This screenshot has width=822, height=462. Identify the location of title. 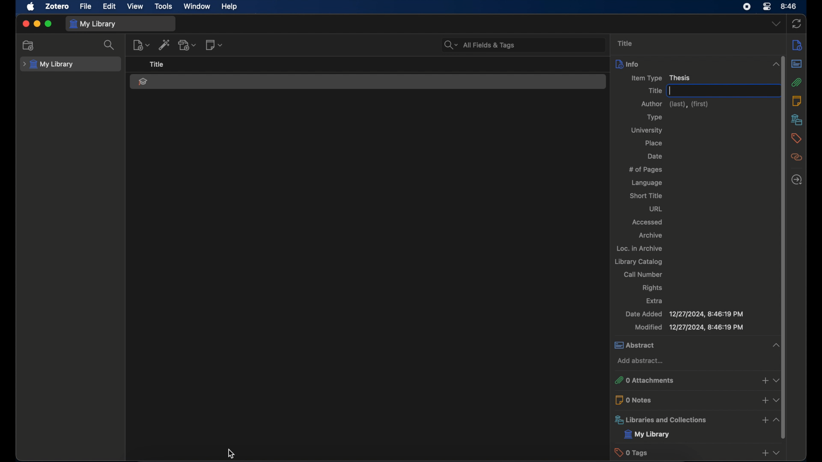
(625, 43).